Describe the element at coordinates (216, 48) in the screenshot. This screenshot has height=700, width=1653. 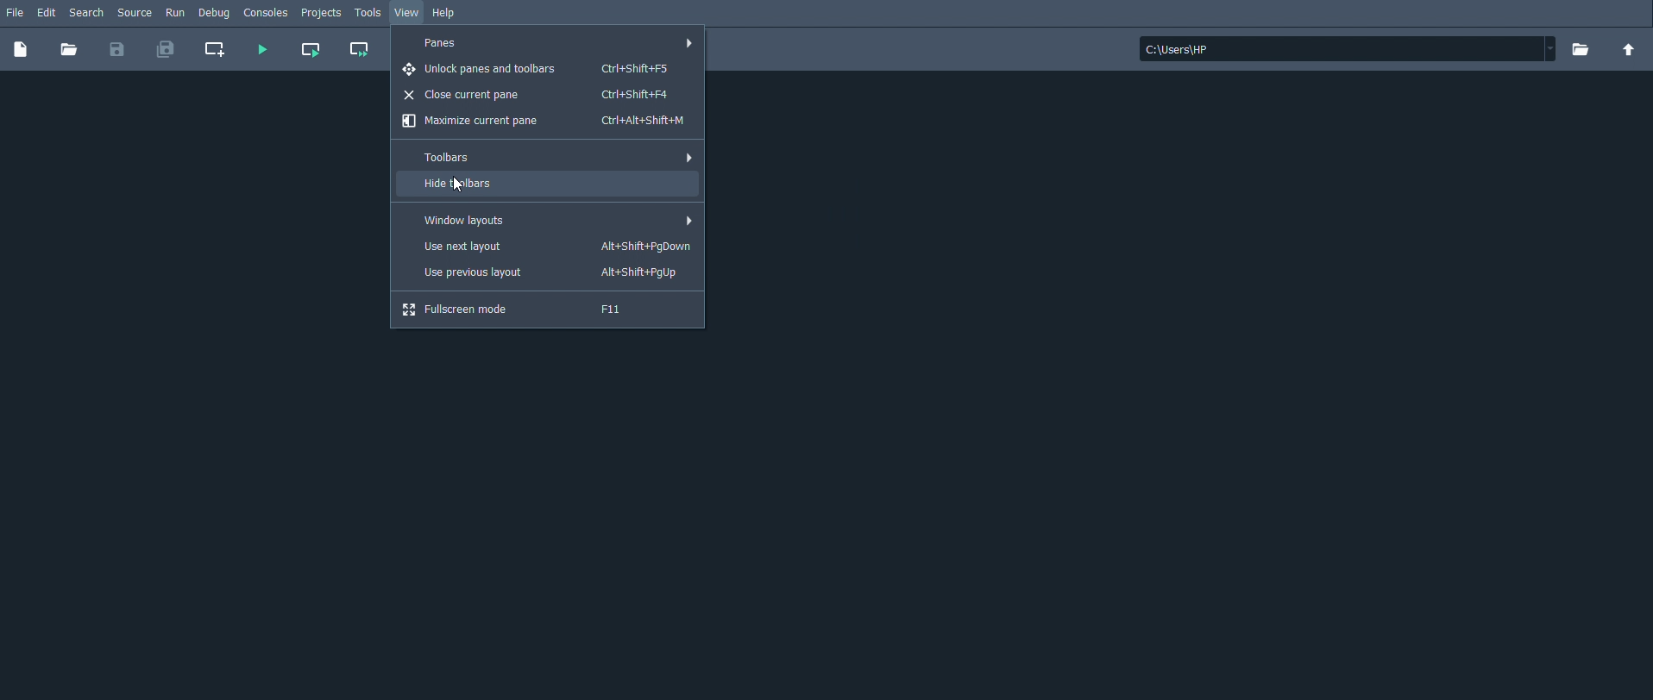
I see `Create new cell at the current line` at that location.